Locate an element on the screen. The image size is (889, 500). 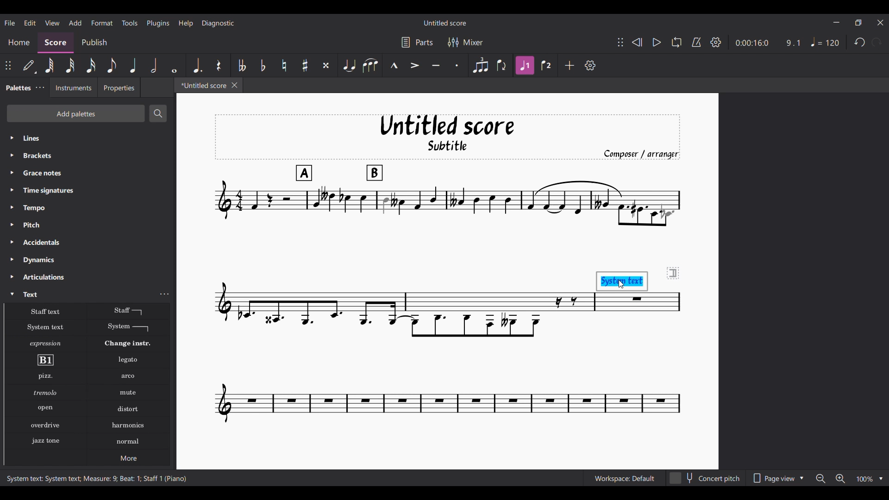
Search is located at coordinates (157, 113).